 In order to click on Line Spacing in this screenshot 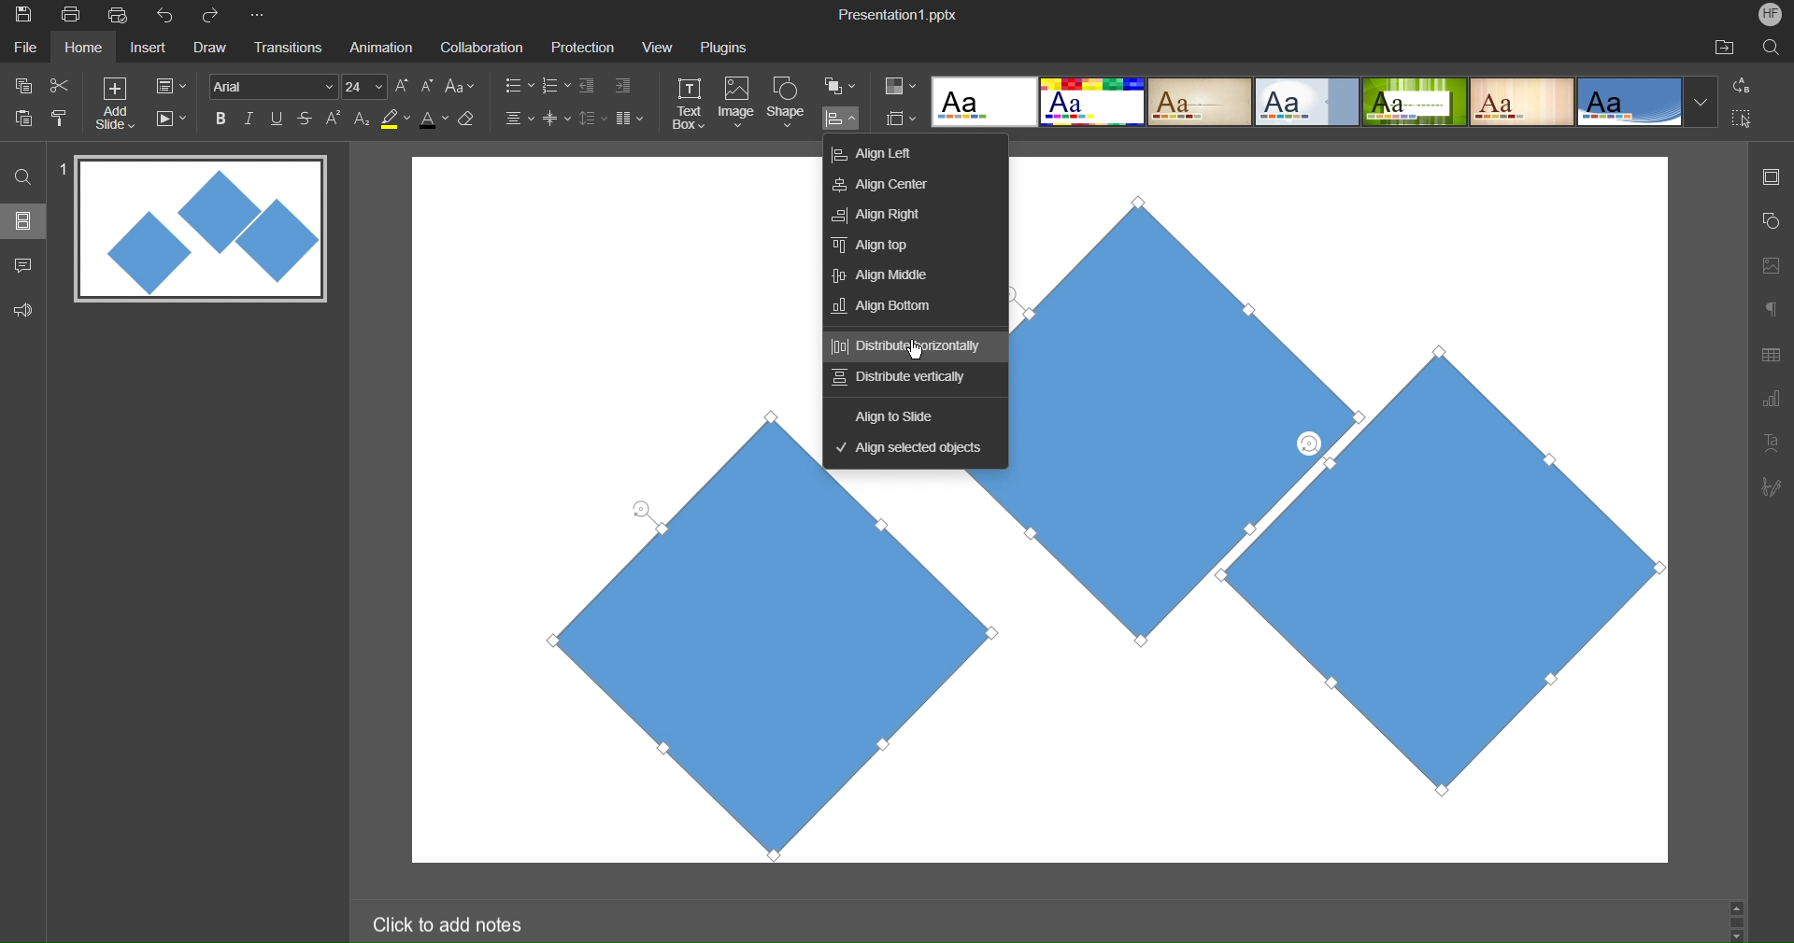, I will do `click(591, 120)`.